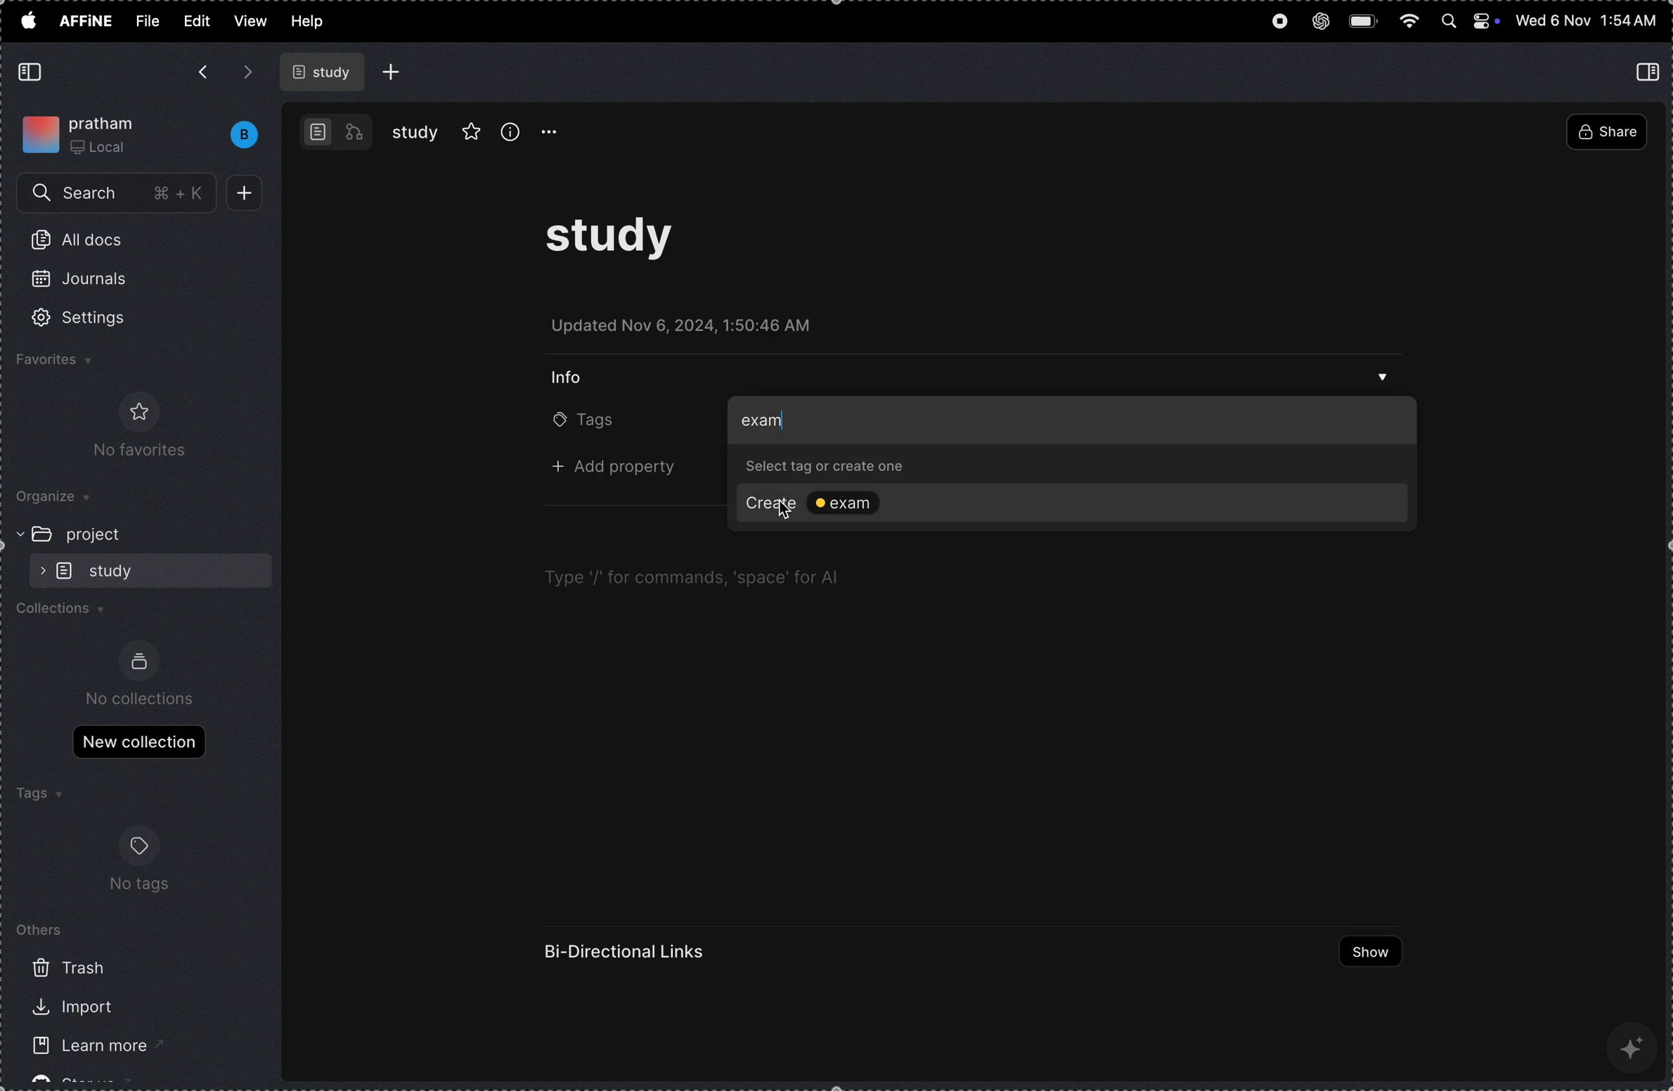 The image size is (1673, 1091). Describe the element at coordinates (1606, 134) in the screenshot. I see `share` at that location.